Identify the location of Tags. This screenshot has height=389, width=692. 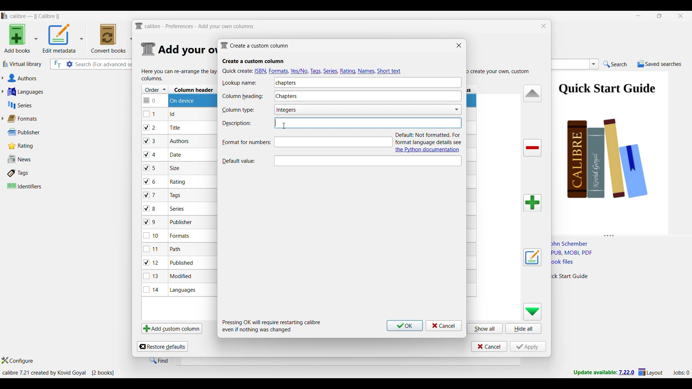
(34, 173).